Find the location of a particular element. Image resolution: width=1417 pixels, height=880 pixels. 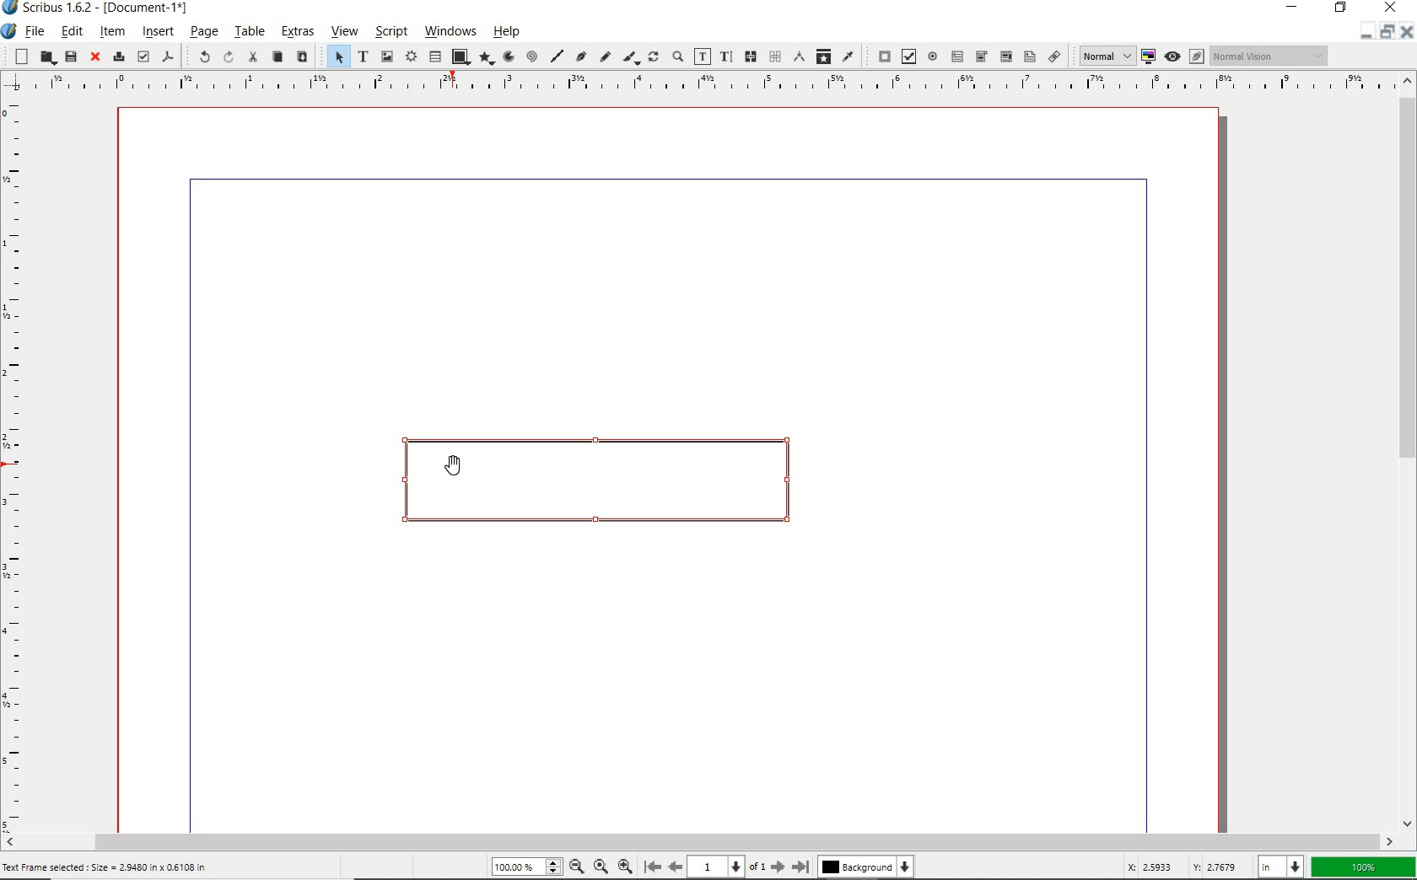

preflight verifier is located at coordinates (143, 57).